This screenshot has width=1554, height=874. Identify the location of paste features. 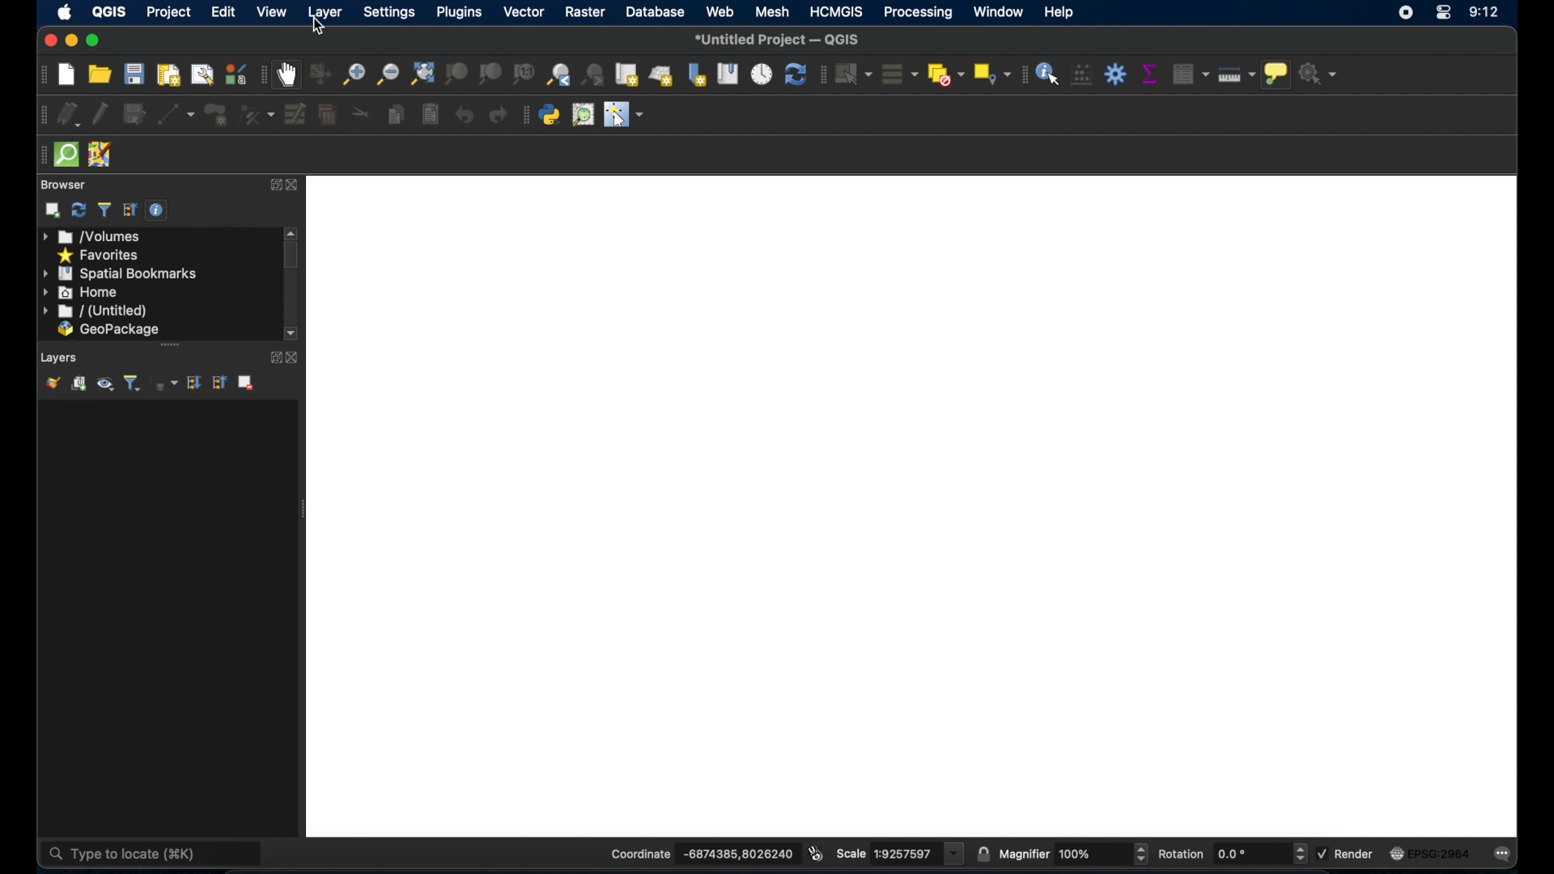
(431, 115).